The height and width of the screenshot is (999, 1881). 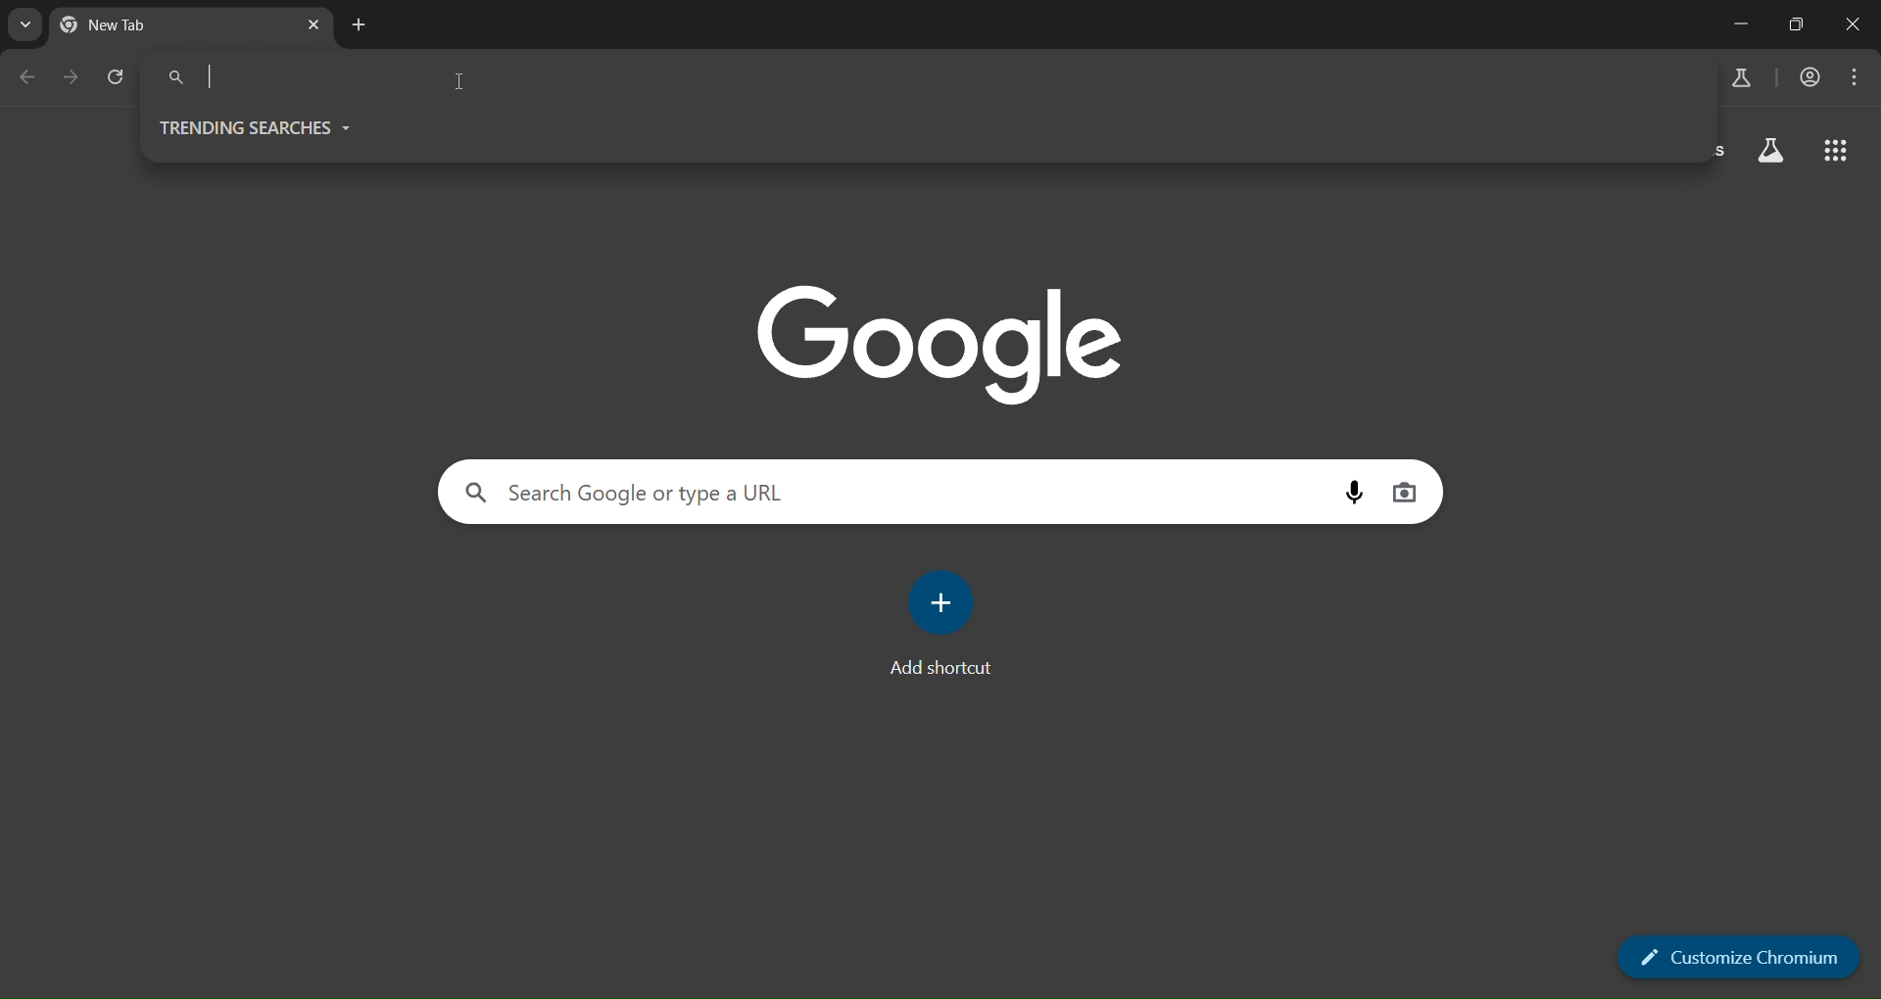 What do you see at coordinates (463, 85) in the screenshot?
I see `cursor` at bounding box center [463, 85].